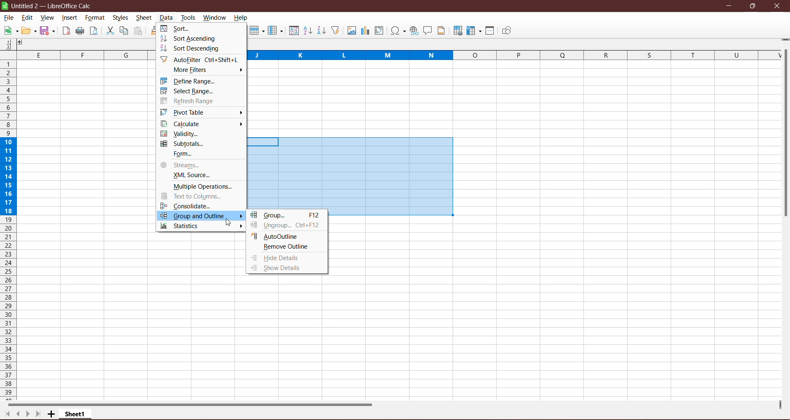 This screenshot has height=420, width=790. What do you see at coordinates (284, 268) in the screenshot?
I see `Show Details` at bounding box center [284, 268].